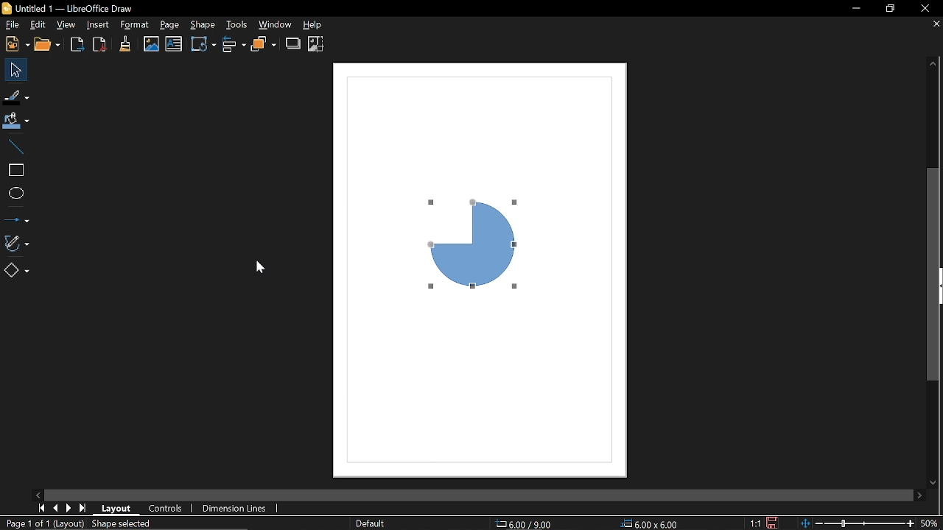 The height and width of the screenshot is (530, 943). What do you see at coordinates (234, 508) in the screenshot?
I see `Dimension lines` at bounding box center [234, 508].